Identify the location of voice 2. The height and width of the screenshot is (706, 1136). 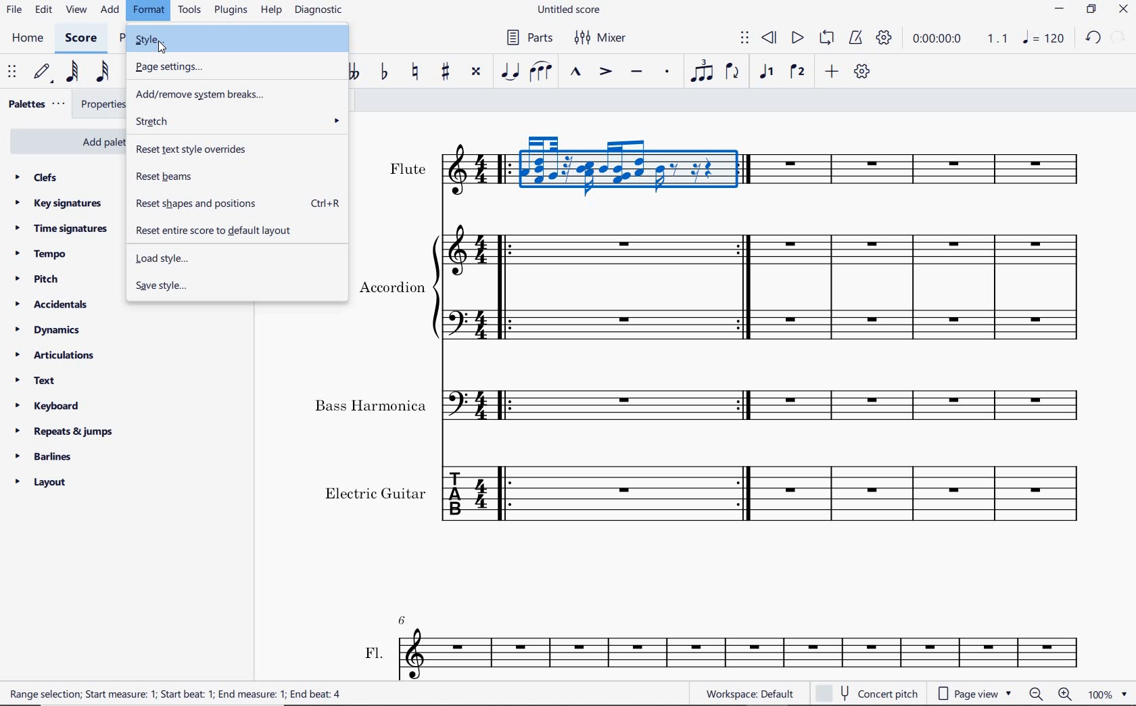
(797, 71).